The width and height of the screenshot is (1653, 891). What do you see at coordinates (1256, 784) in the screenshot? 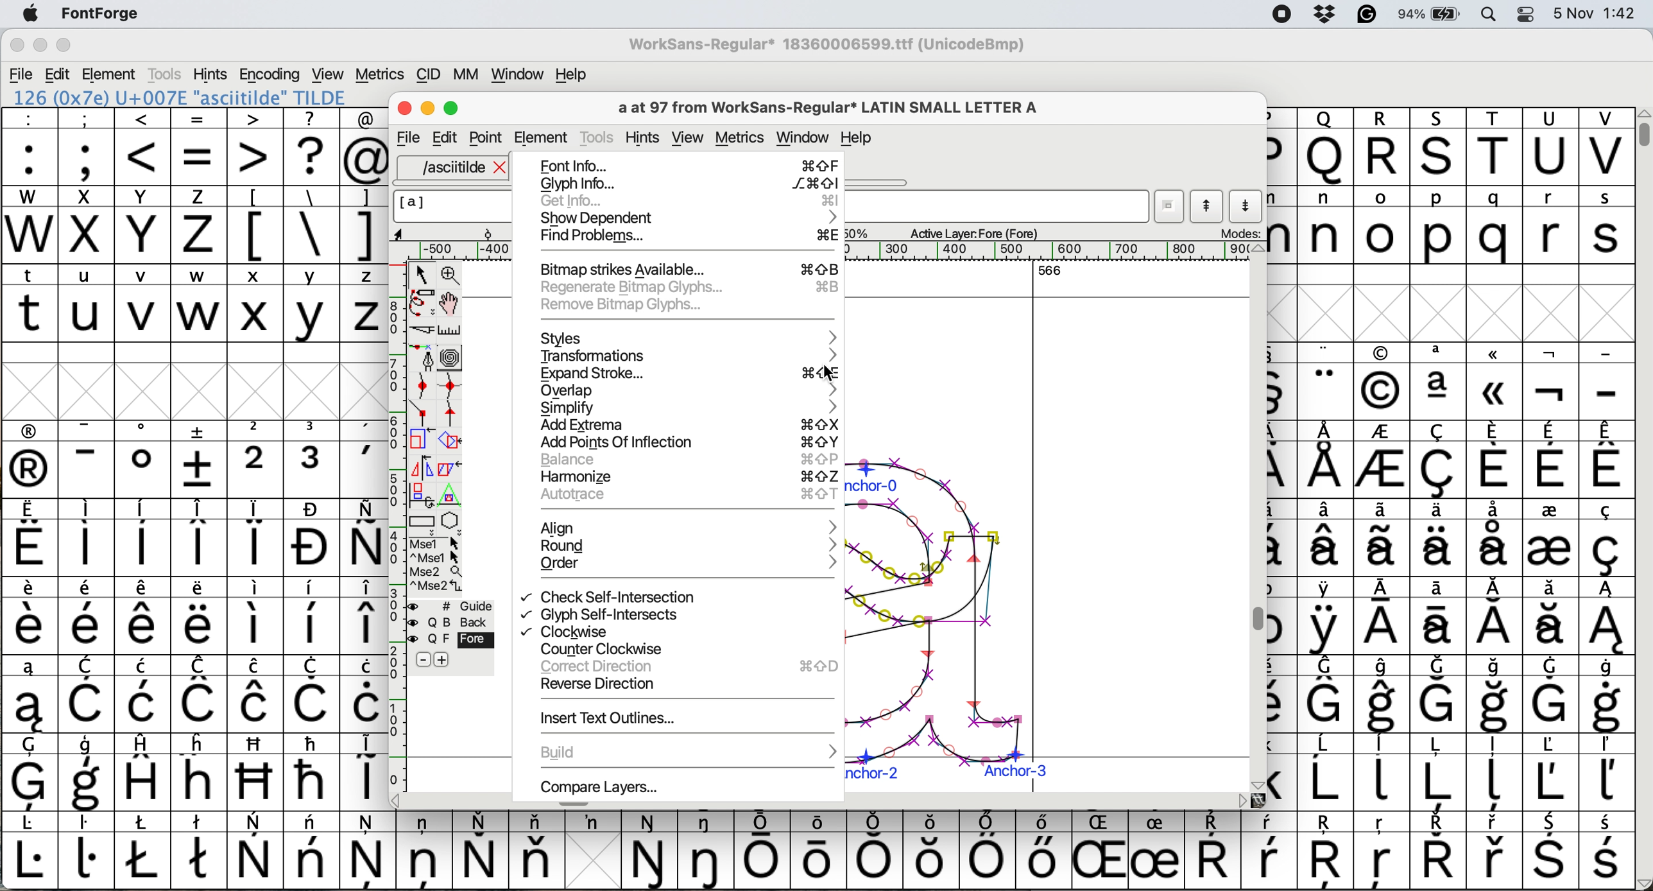
I see `scroll button` at bounding box center [1256, 784].